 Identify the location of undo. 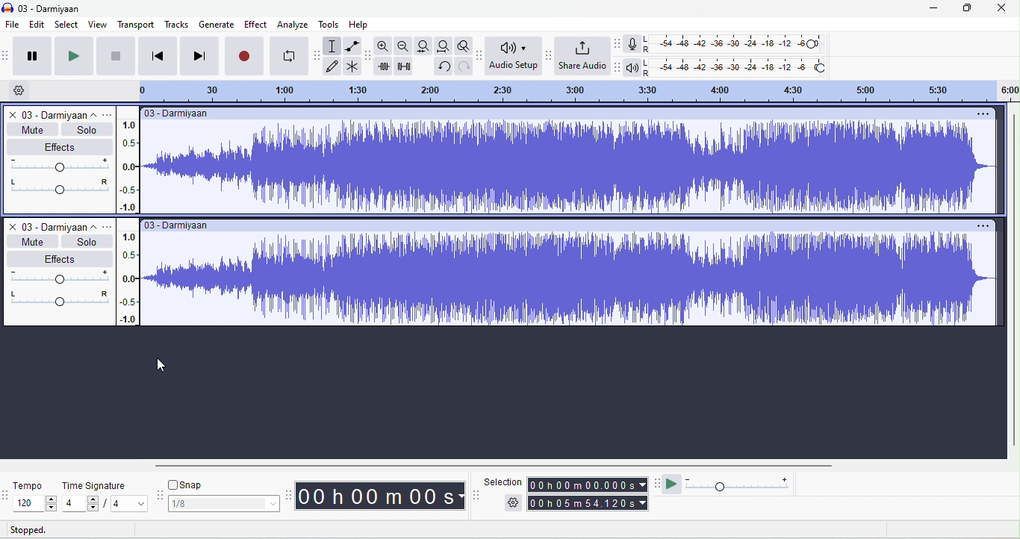
(444, 66).